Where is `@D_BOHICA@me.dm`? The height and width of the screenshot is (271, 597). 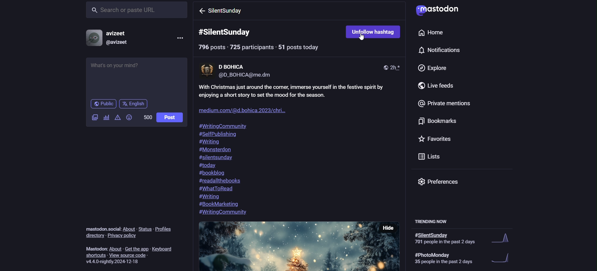
@D_BOHICA@me.dm is located at coordinates (245, 75).